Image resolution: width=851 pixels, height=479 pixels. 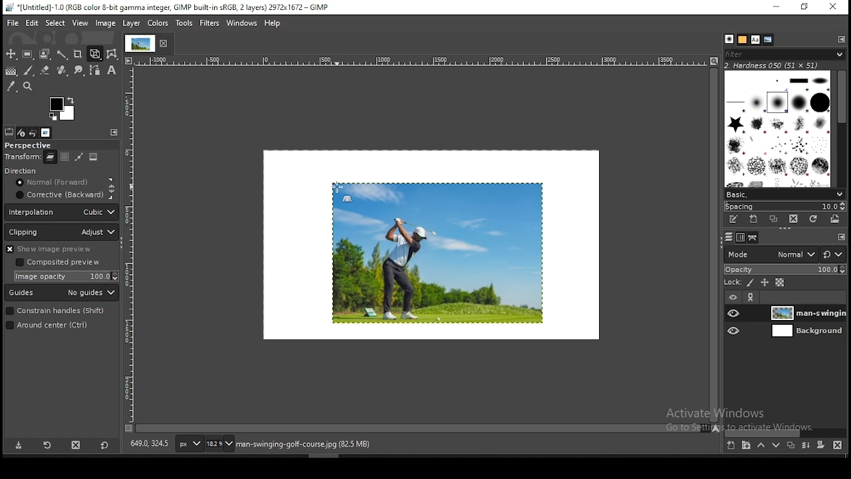 I want to click on show image preview, so click(x=59, y=249).